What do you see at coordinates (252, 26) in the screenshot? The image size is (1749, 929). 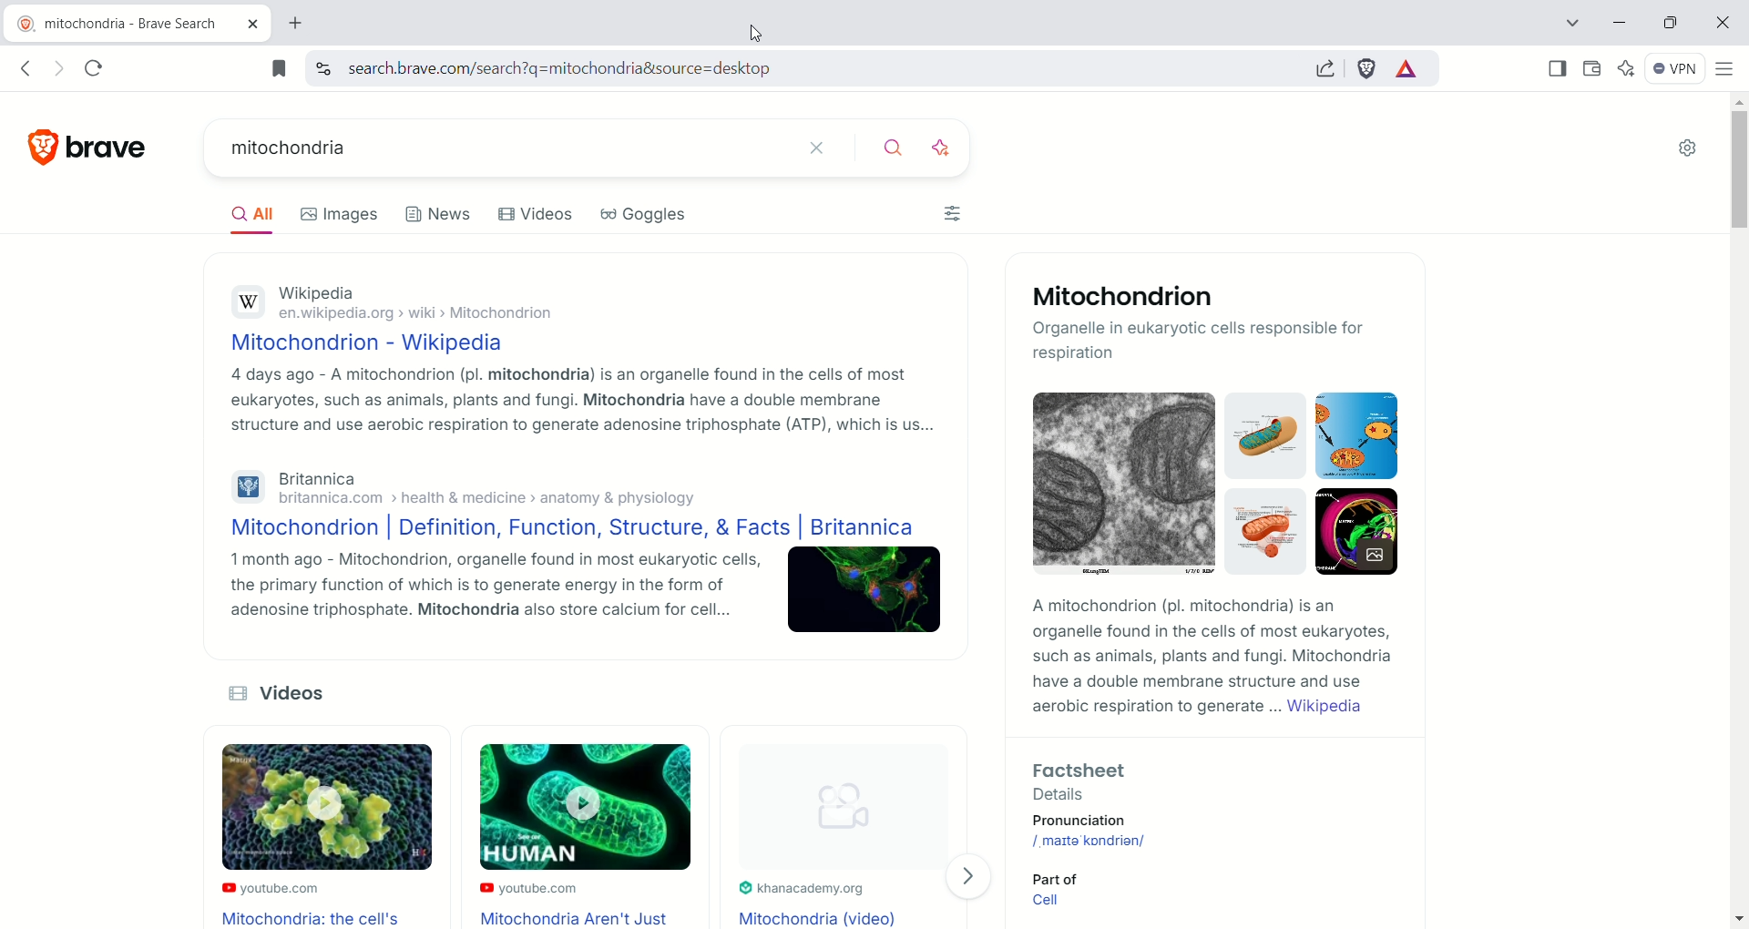 I see `close tab` at bounding box center [252, 26].